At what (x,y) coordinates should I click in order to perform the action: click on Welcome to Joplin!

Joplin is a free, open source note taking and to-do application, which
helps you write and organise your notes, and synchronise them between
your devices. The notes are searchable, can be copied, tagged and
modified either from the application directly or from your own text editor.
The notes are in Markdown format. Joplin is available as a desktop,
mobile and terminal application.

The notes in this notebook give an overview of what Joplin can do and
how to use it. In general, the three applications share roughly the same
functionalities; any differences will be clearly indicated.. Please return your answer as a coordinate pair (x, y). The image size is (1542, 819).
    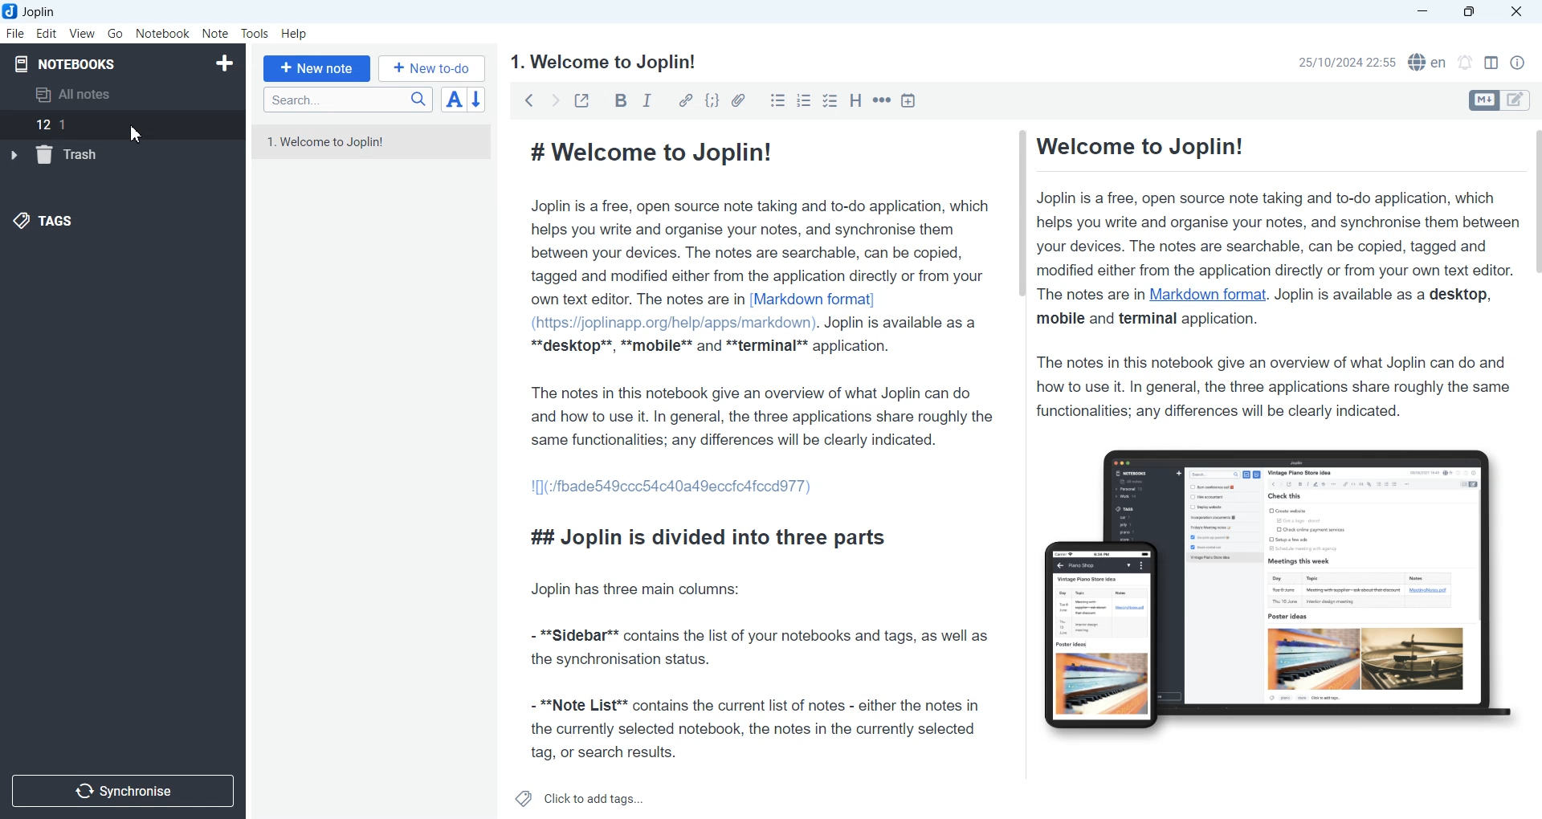
    Looking at the image, I should click on (1271, 276).